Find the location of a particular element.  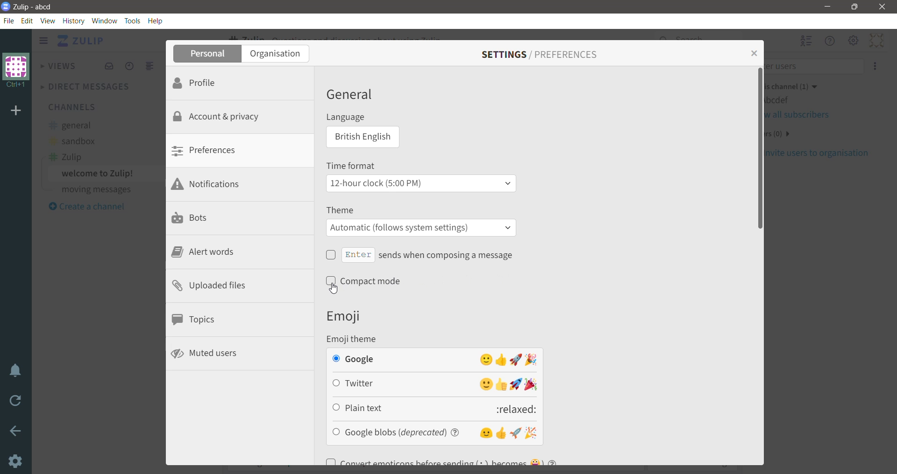

Notifications is located at coordinates (211, 184).